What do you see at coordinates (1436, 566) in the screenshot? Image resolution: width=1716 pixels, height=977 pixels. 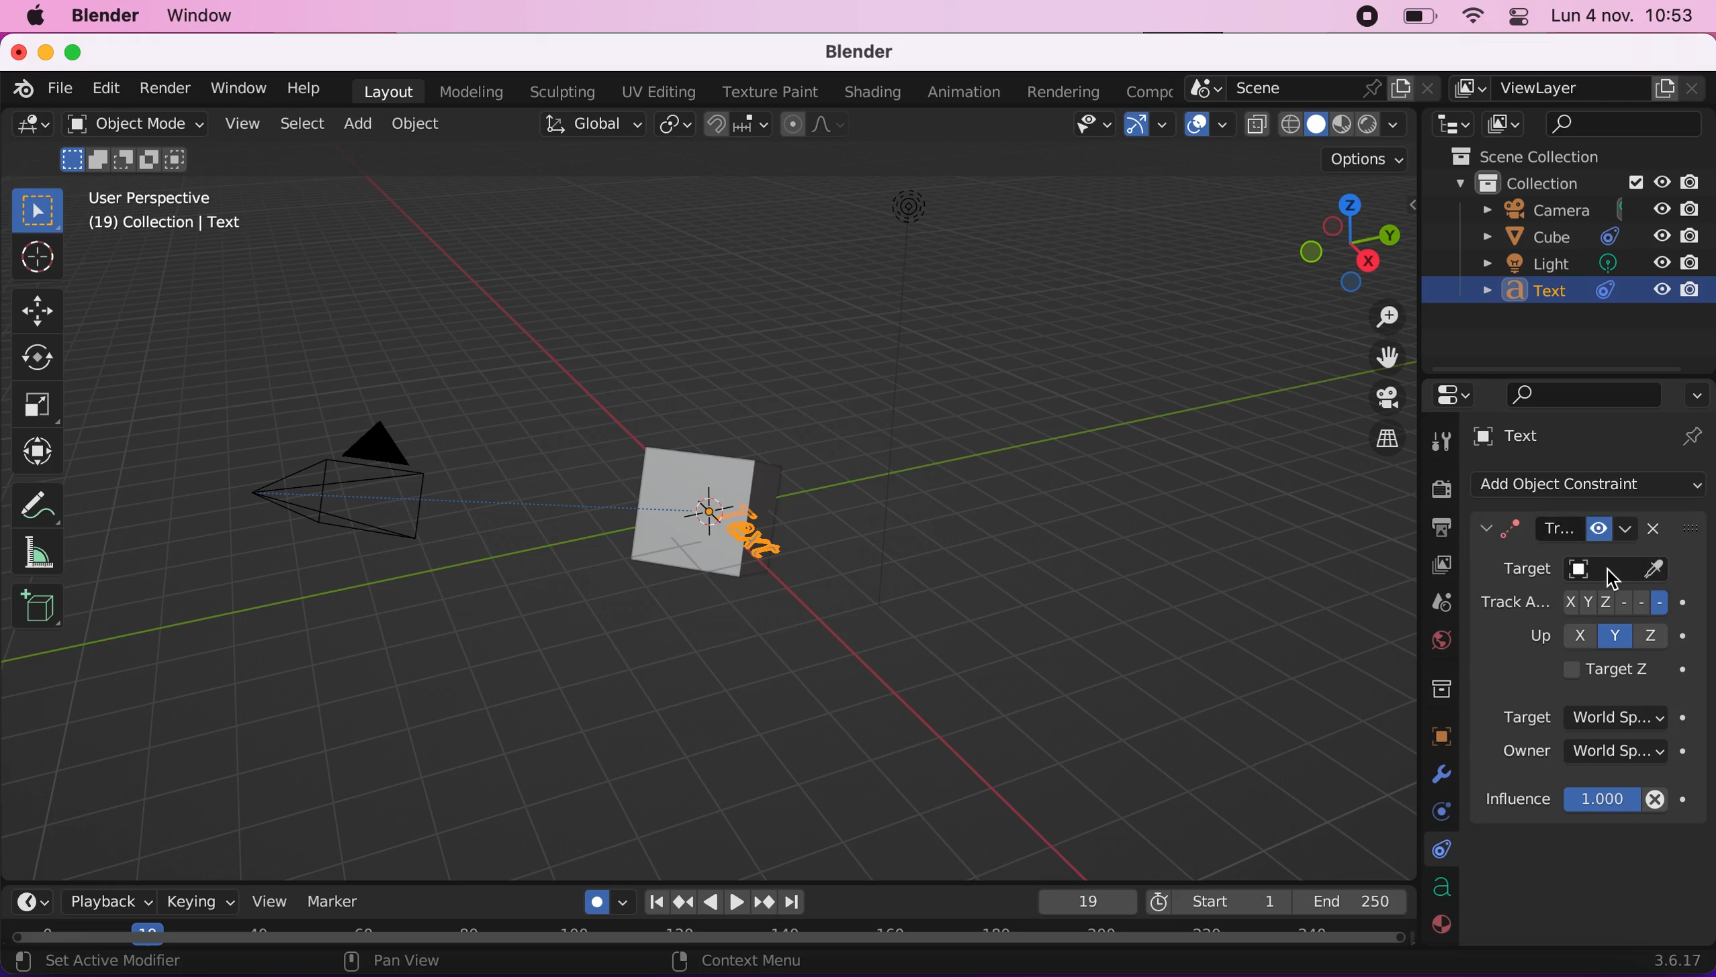 I see `viewlayer` at bounding box center [1436, 566].